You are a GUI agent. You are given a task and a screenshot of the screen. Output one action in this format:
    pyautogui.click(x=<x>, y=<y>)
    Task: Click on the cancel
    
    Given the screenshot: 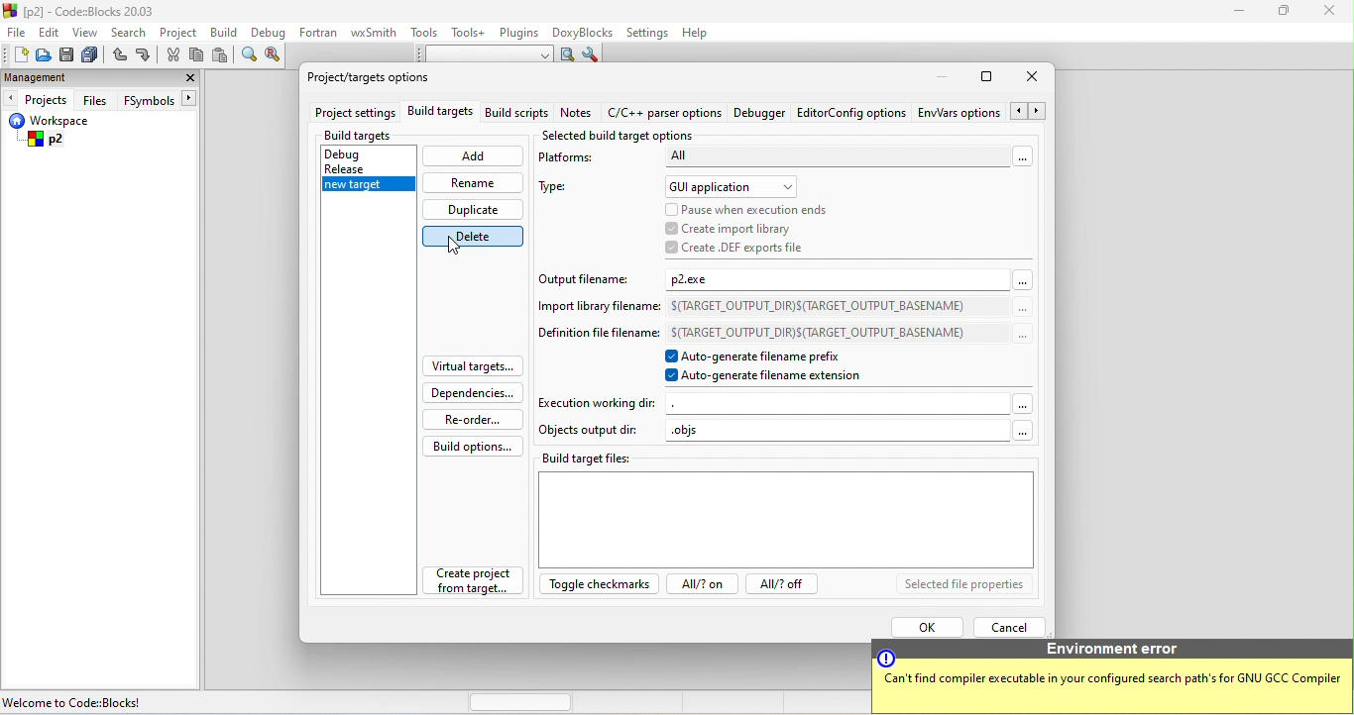 What is the action you would take?
    pyautogui.click(x=1011, y=627)
    